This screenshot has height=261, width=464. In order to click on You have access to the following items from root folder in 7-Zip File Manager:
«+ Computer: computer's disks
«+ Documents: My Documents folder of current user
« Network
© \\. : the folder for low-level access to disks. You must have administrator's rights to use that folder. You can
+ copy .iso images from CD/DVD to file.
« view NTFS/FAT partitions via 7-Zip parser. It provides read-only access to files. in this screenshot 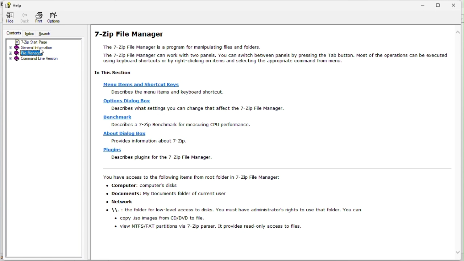, I will do `click(230, 204)`.